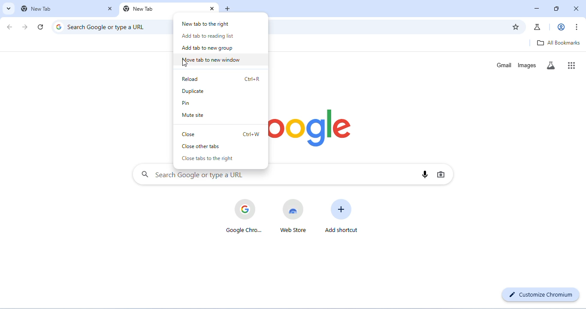 The height and width of the screenshot is (309, 586). I want to click on close other tabs, so click(217, 146).